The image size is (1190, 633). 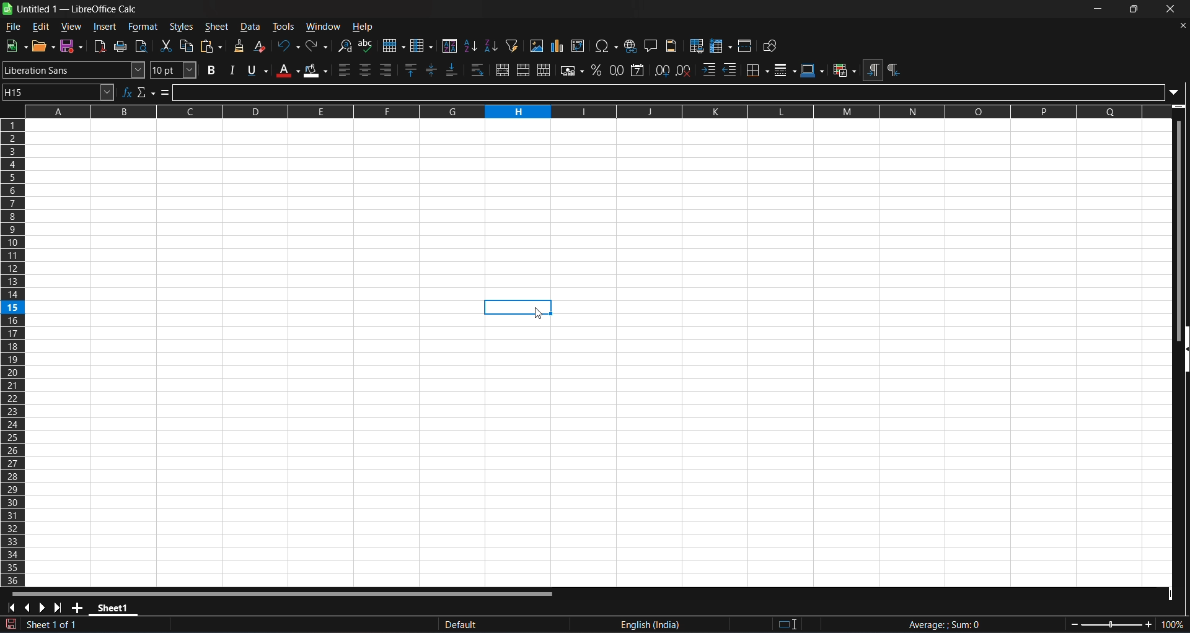 What do you see at coordinates (653, 46) in the screenshot?
I see `insert comment` at bounding box center [653, 46].